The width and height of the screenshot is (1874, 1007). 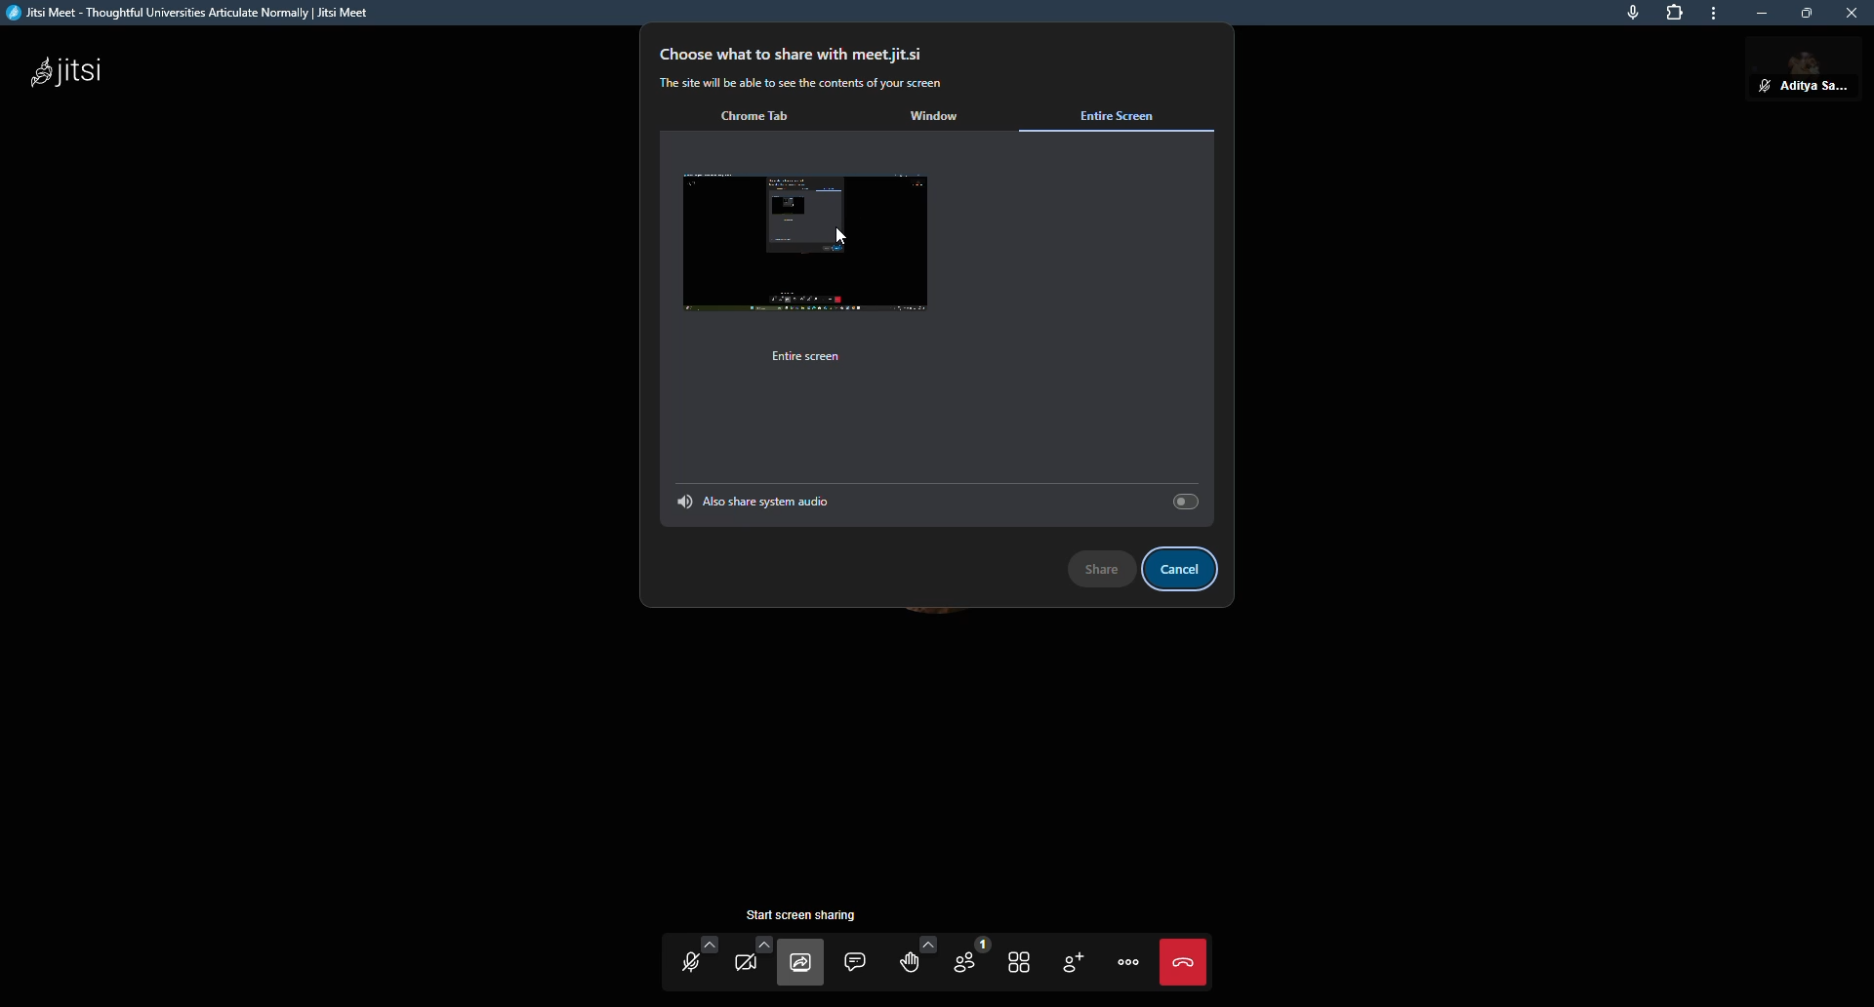 What do you see at coordinates (808, 915) in the screenshot?
I see `start screen sharing` at bounding box center [808, 915].